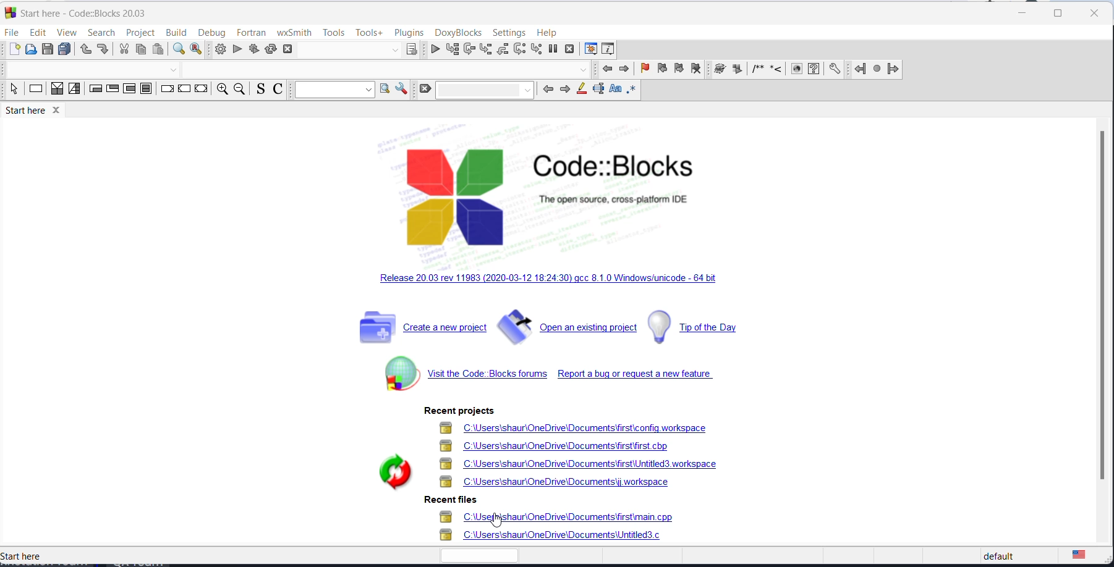 Image resolution: width=1114 pixels, height=567 pixels. I want to click on fortran, so click(252, 31).